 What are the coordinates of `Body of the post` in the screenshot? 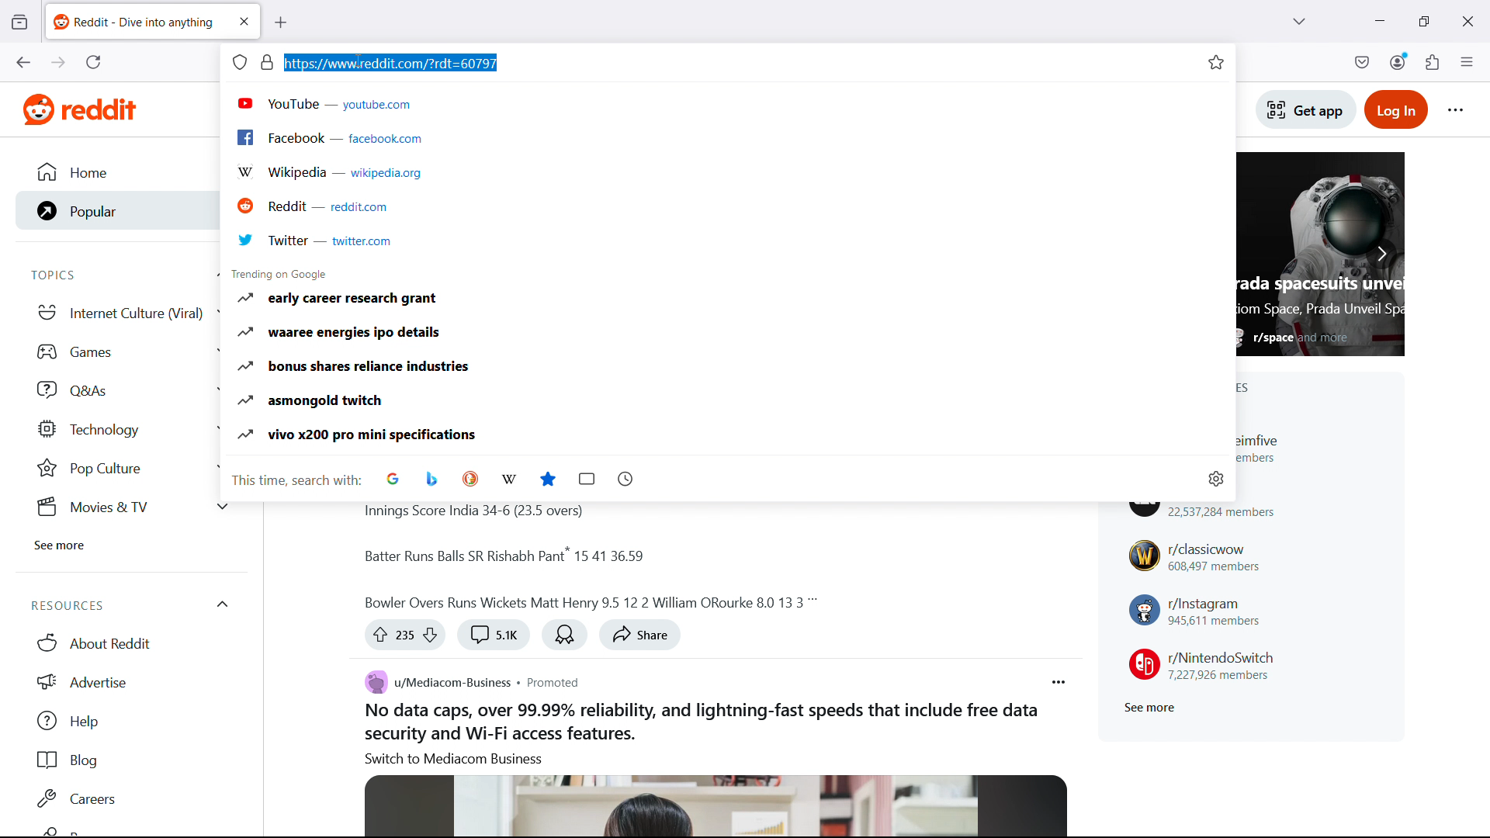 It's located at (698, 734).